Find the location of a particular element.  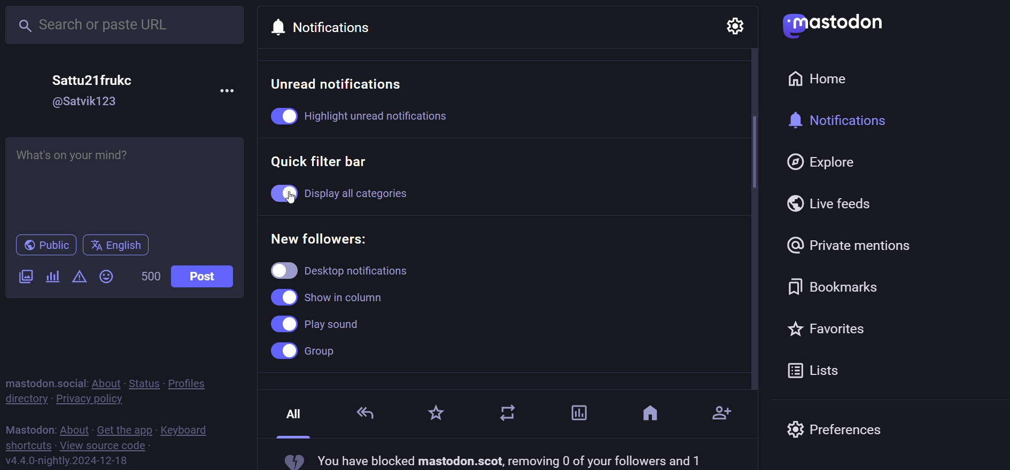

notification is located at coordinates (330, 24).